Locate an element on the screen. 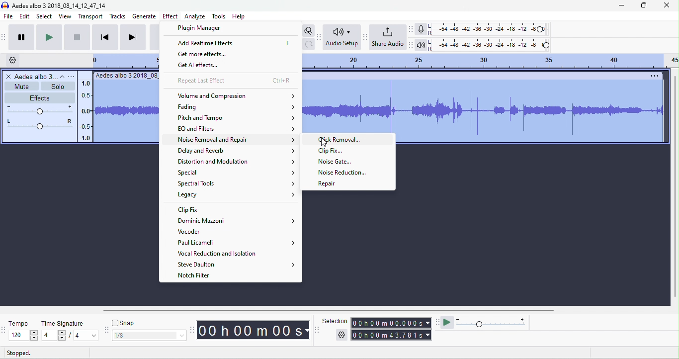  share audio toolbar is located at coordinates (365, 37).